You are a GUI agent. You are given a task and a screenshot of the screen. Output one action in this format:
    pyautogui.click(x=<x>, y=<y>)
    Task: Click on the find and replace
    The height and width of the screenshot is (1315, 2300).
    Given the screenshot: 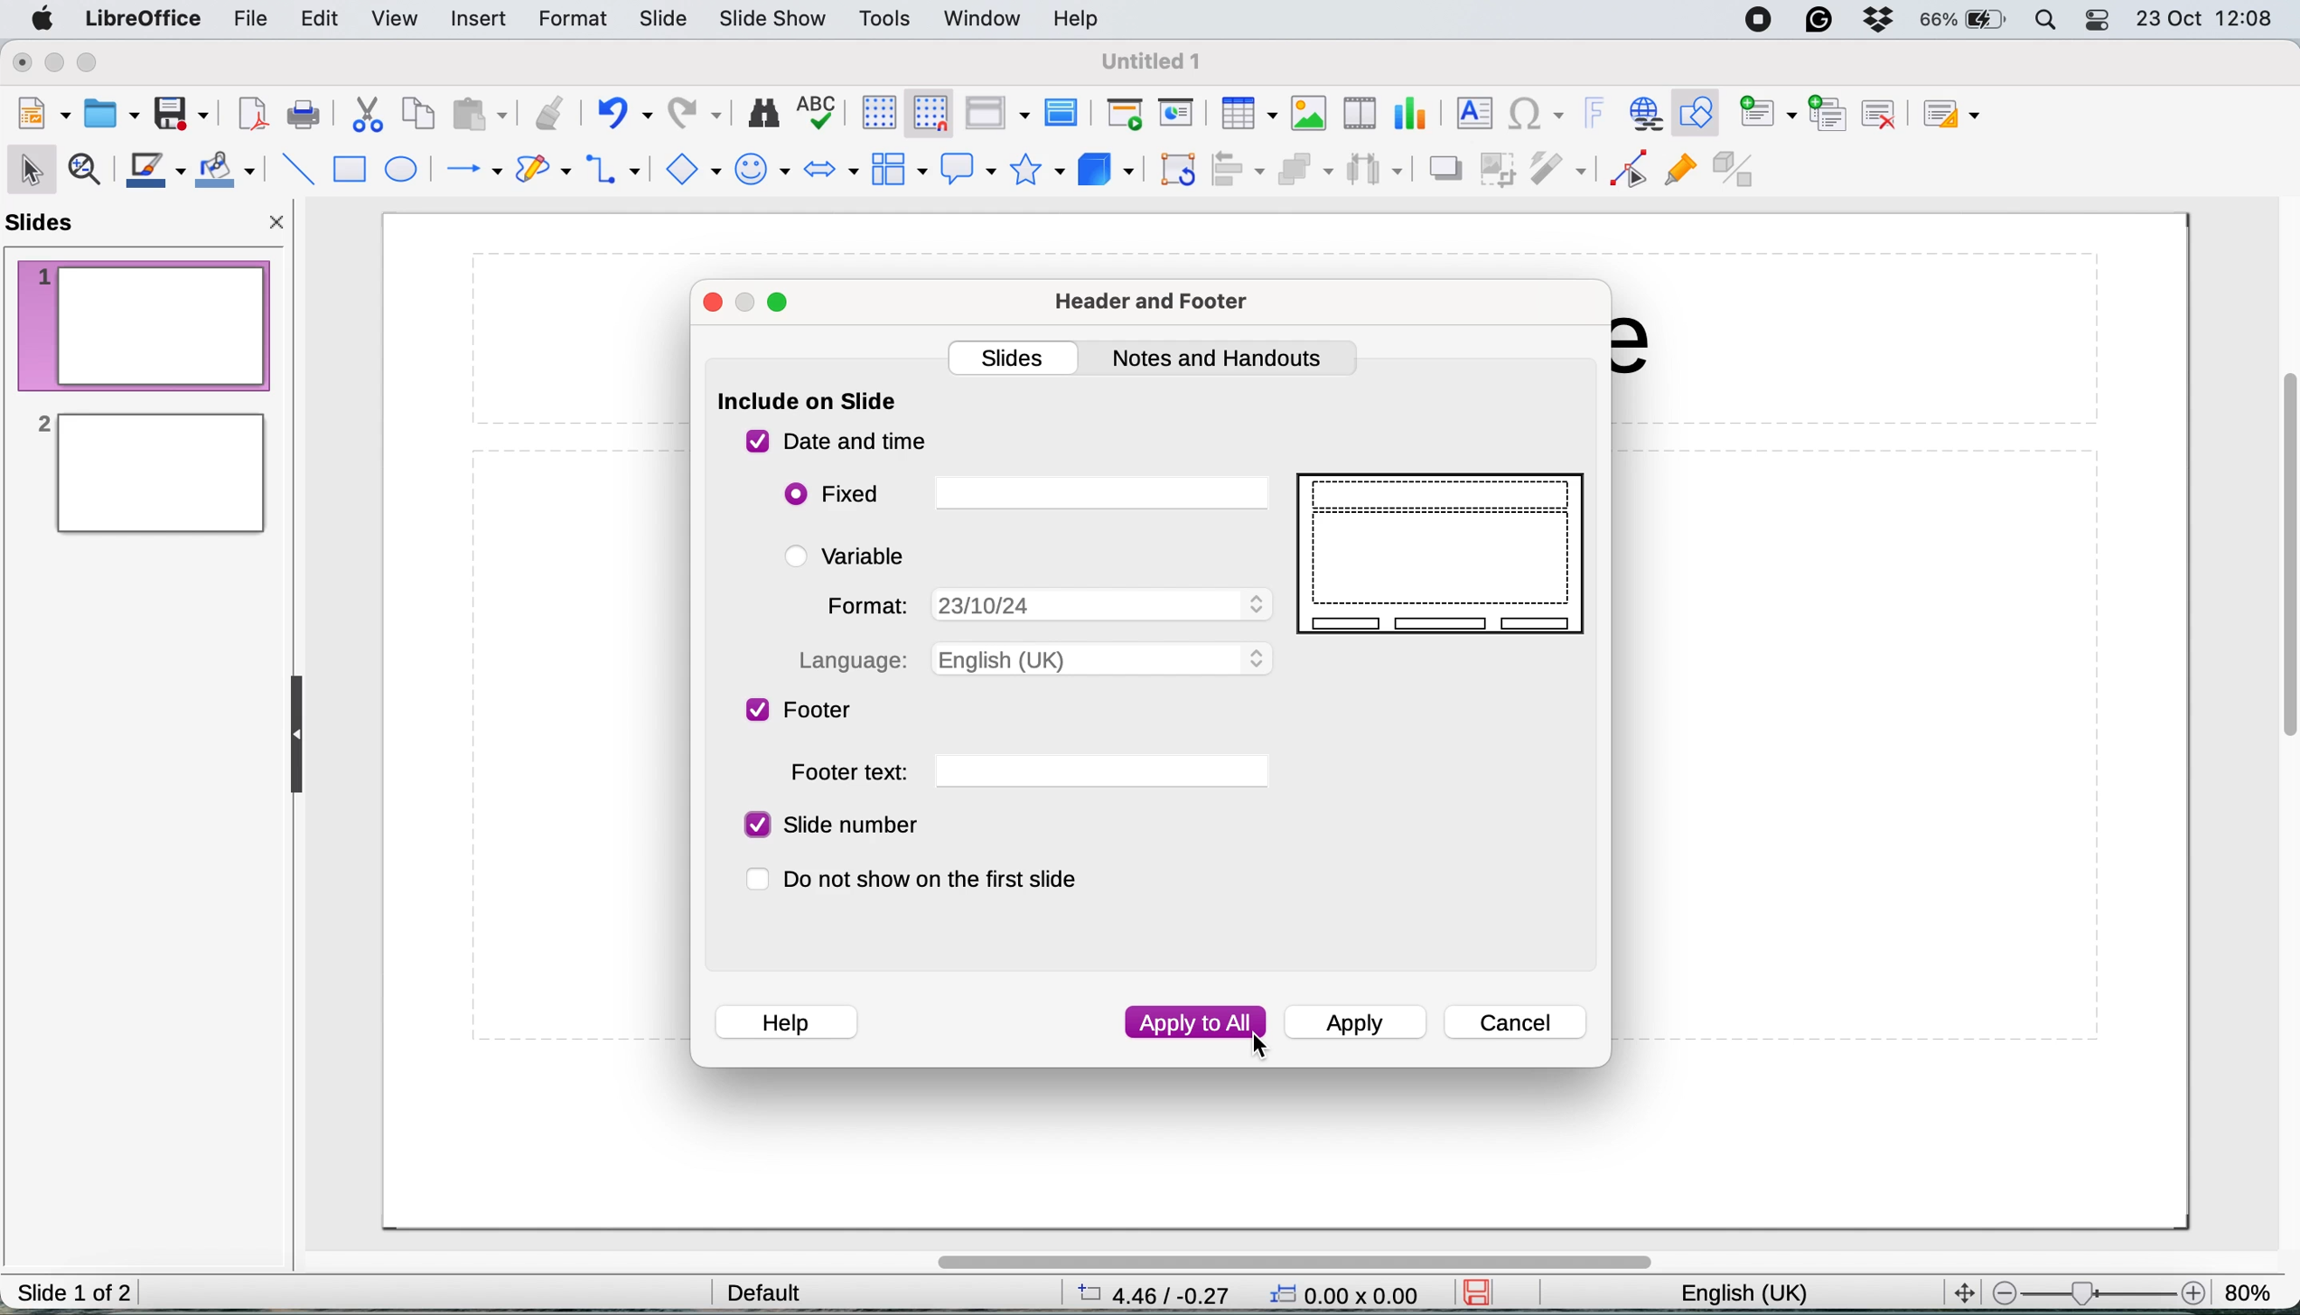 What is the action you would take?
    pyautogui.click(x=764, y=112)
    